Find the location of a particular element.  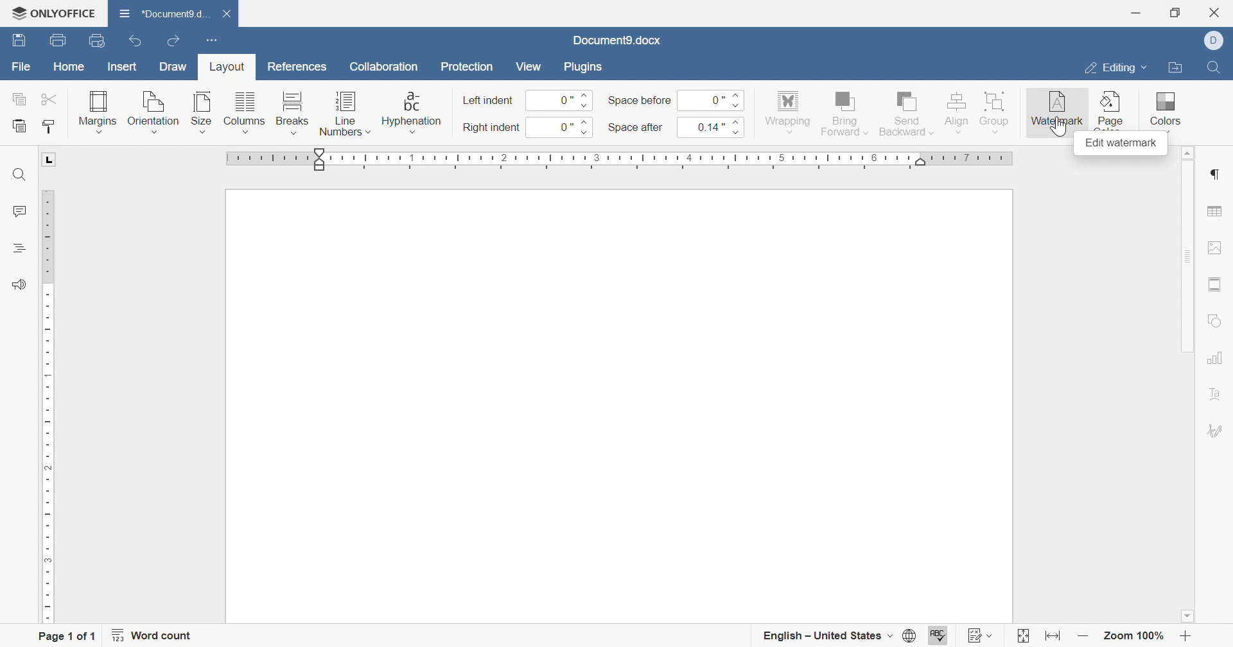

plugins is located at coordinates (581, 65).